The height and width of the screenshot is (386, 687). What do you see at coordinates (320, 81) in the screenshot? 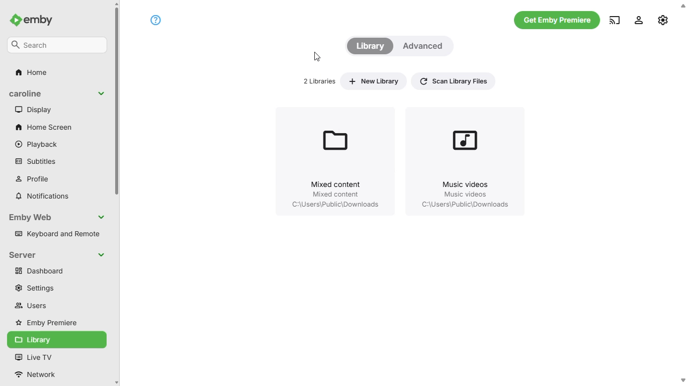
I see `2 libraries` at bounding box center [320, 81].